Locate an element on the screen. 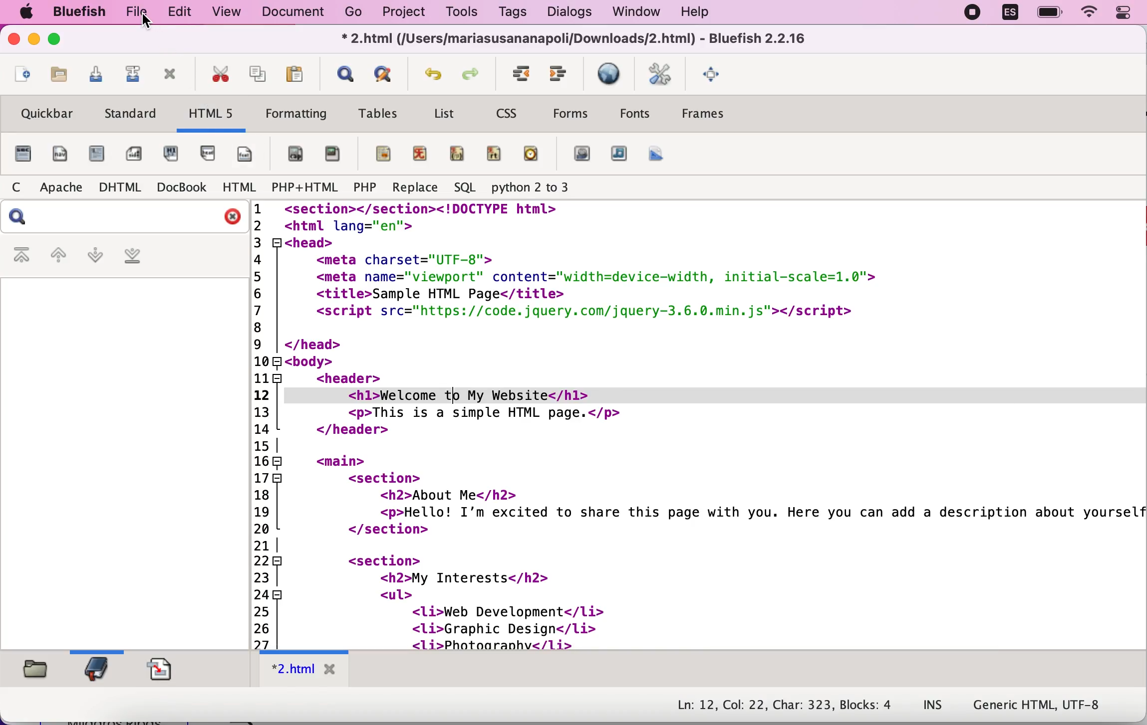  article is located at coordinates (96, 155).